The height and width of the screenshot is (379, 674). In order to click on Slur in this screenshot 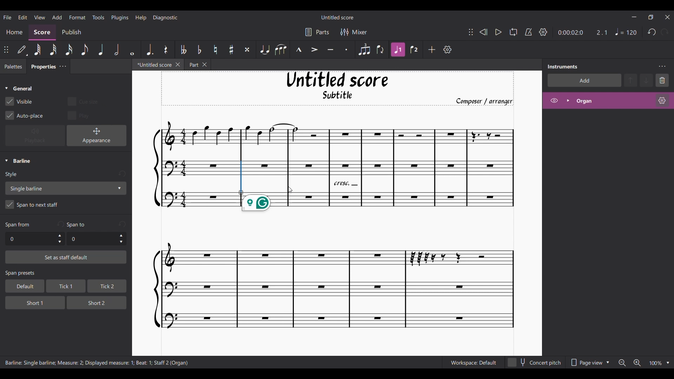, I will do `click(280, 49)`.